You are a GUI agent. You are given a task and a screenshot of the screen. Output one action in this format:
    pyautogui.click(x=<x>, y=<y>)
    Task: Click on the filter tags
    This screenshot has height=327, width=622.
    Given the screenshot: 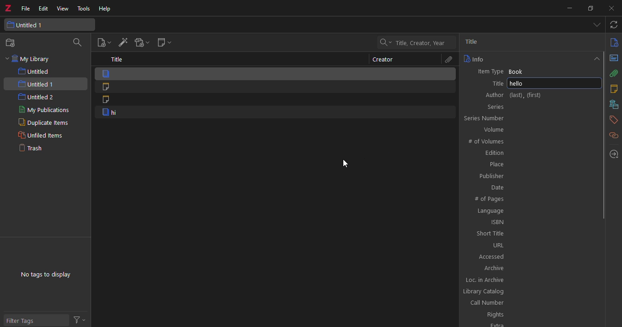 What is the action you would take?
    pyautogui.click(x=36, y=319)
    